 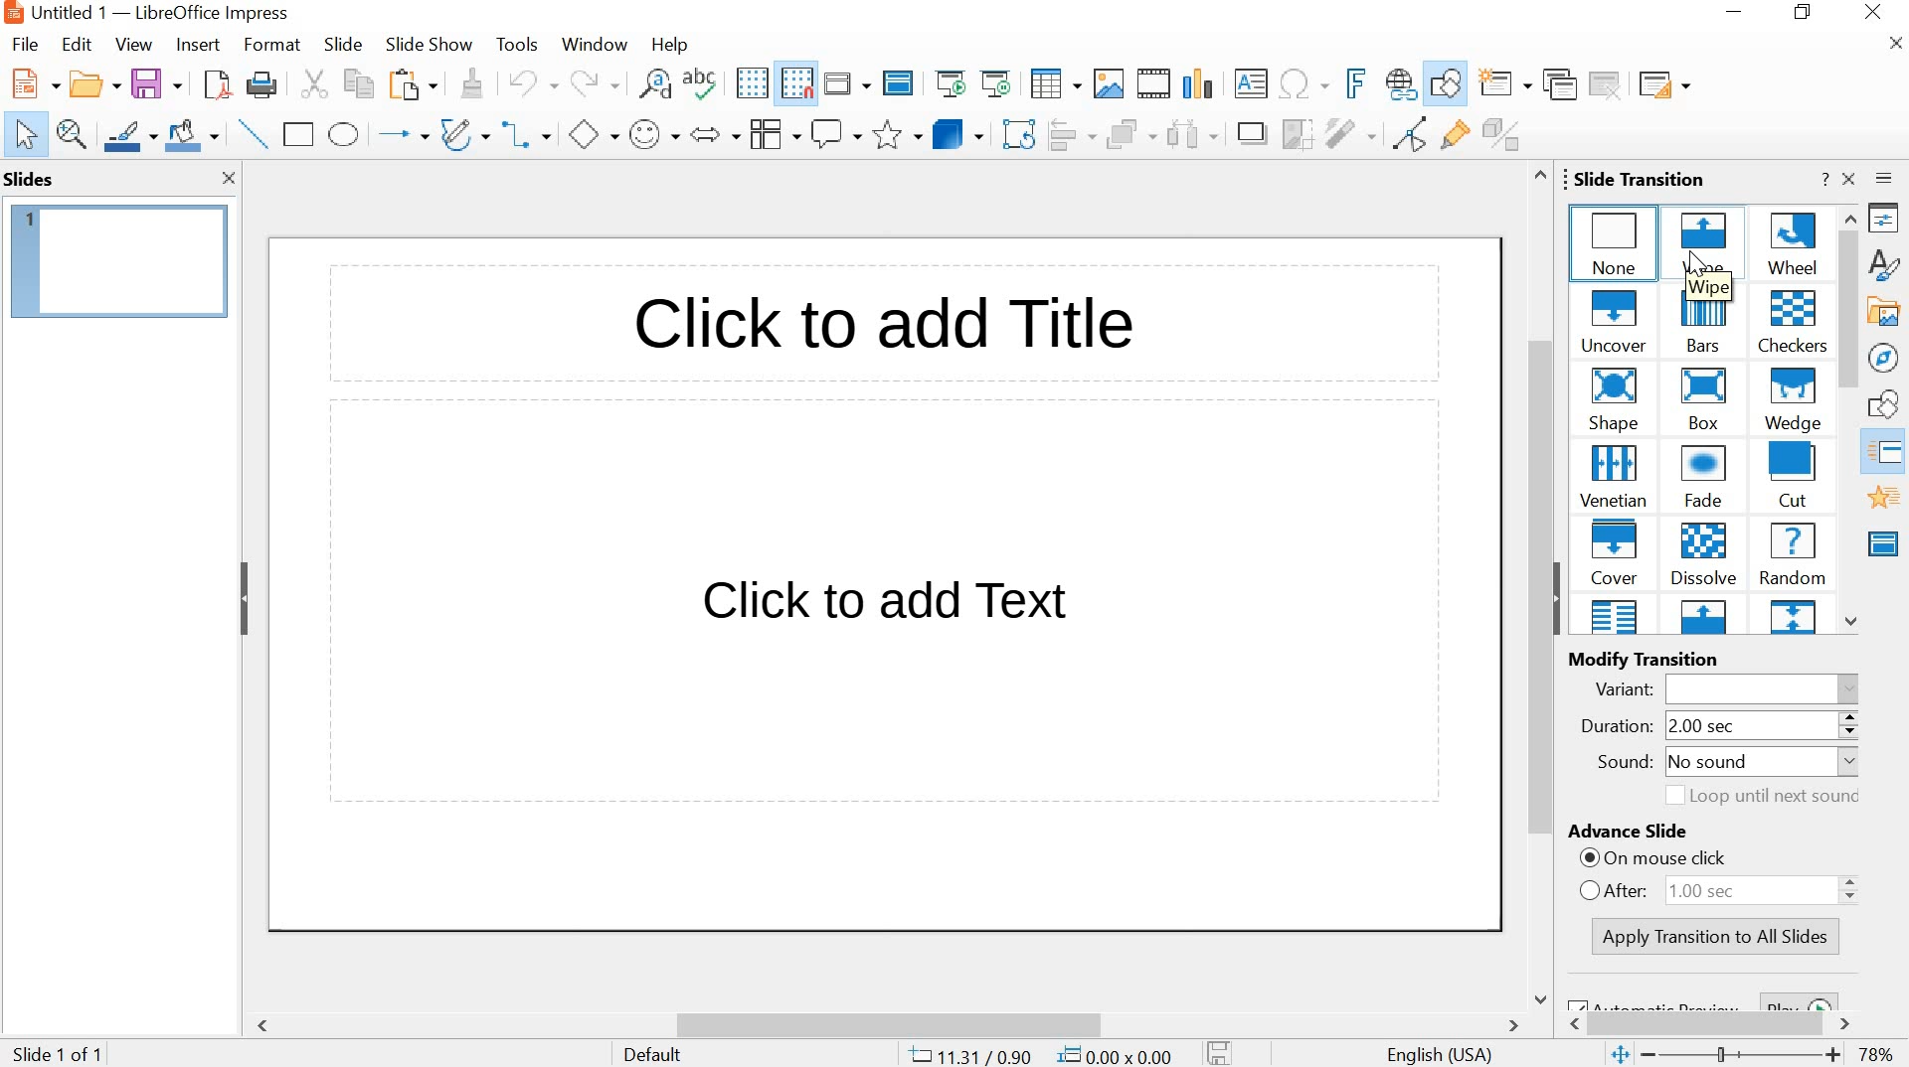 What do you see at coordinates (1737, 12) in the screenshot?
I see `MINIMIZE` at bounding box center [1737, 12].